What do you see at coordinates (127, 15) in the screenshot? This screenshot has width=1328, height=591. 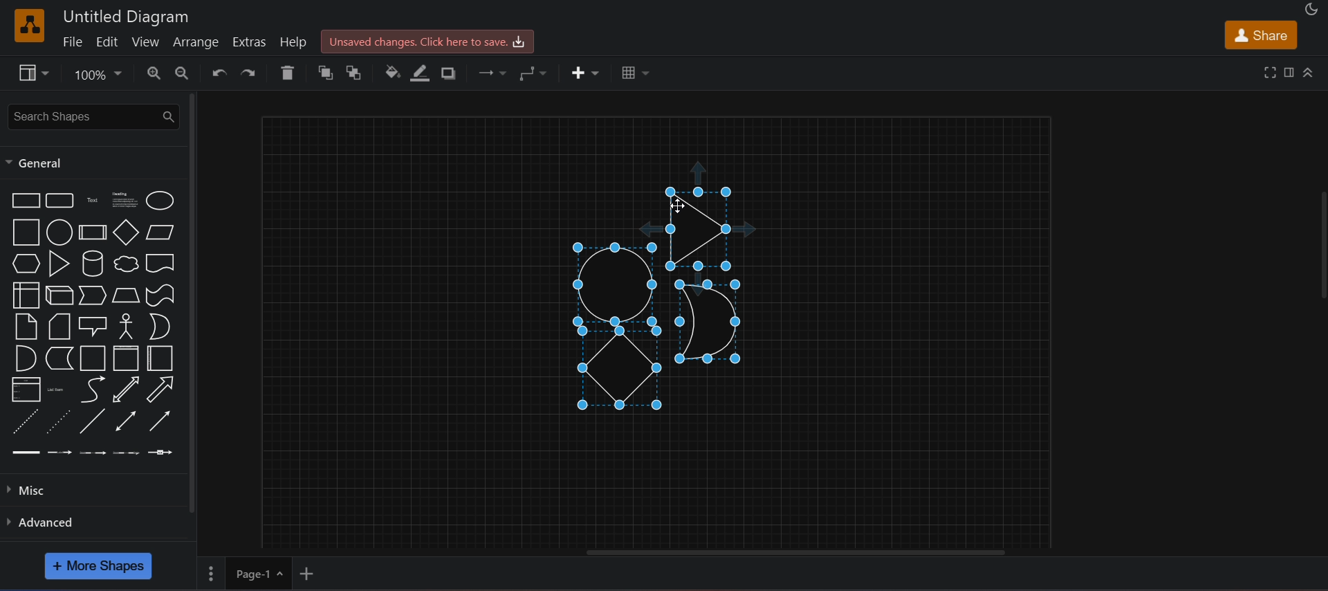 I see `untitled diagram` at bounding box center [127, 15].